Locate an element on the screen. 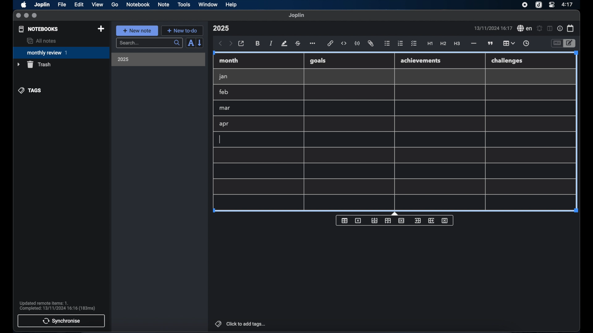  go is located at coordinates (115, 4).